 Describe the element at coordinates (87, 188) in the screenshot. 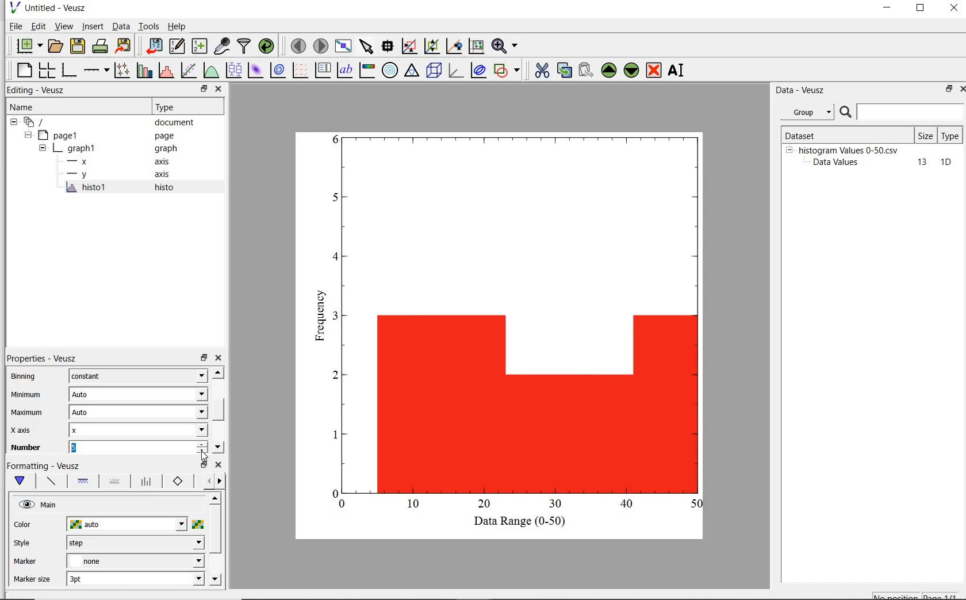

I see `histo 1` at that location.